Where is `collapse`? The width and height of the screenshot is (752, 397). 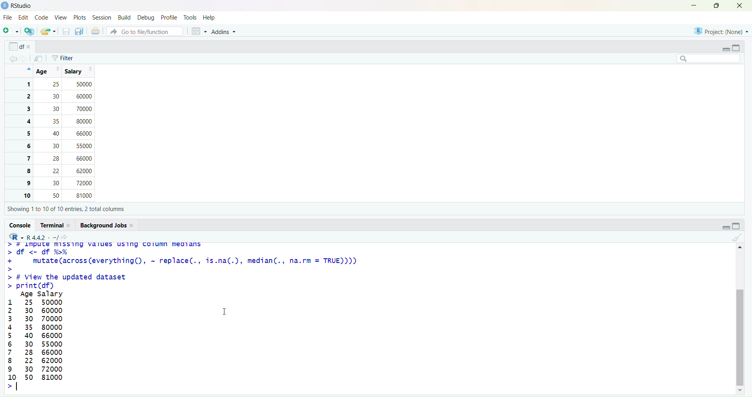 collapse is located at coordinates (739, 227).